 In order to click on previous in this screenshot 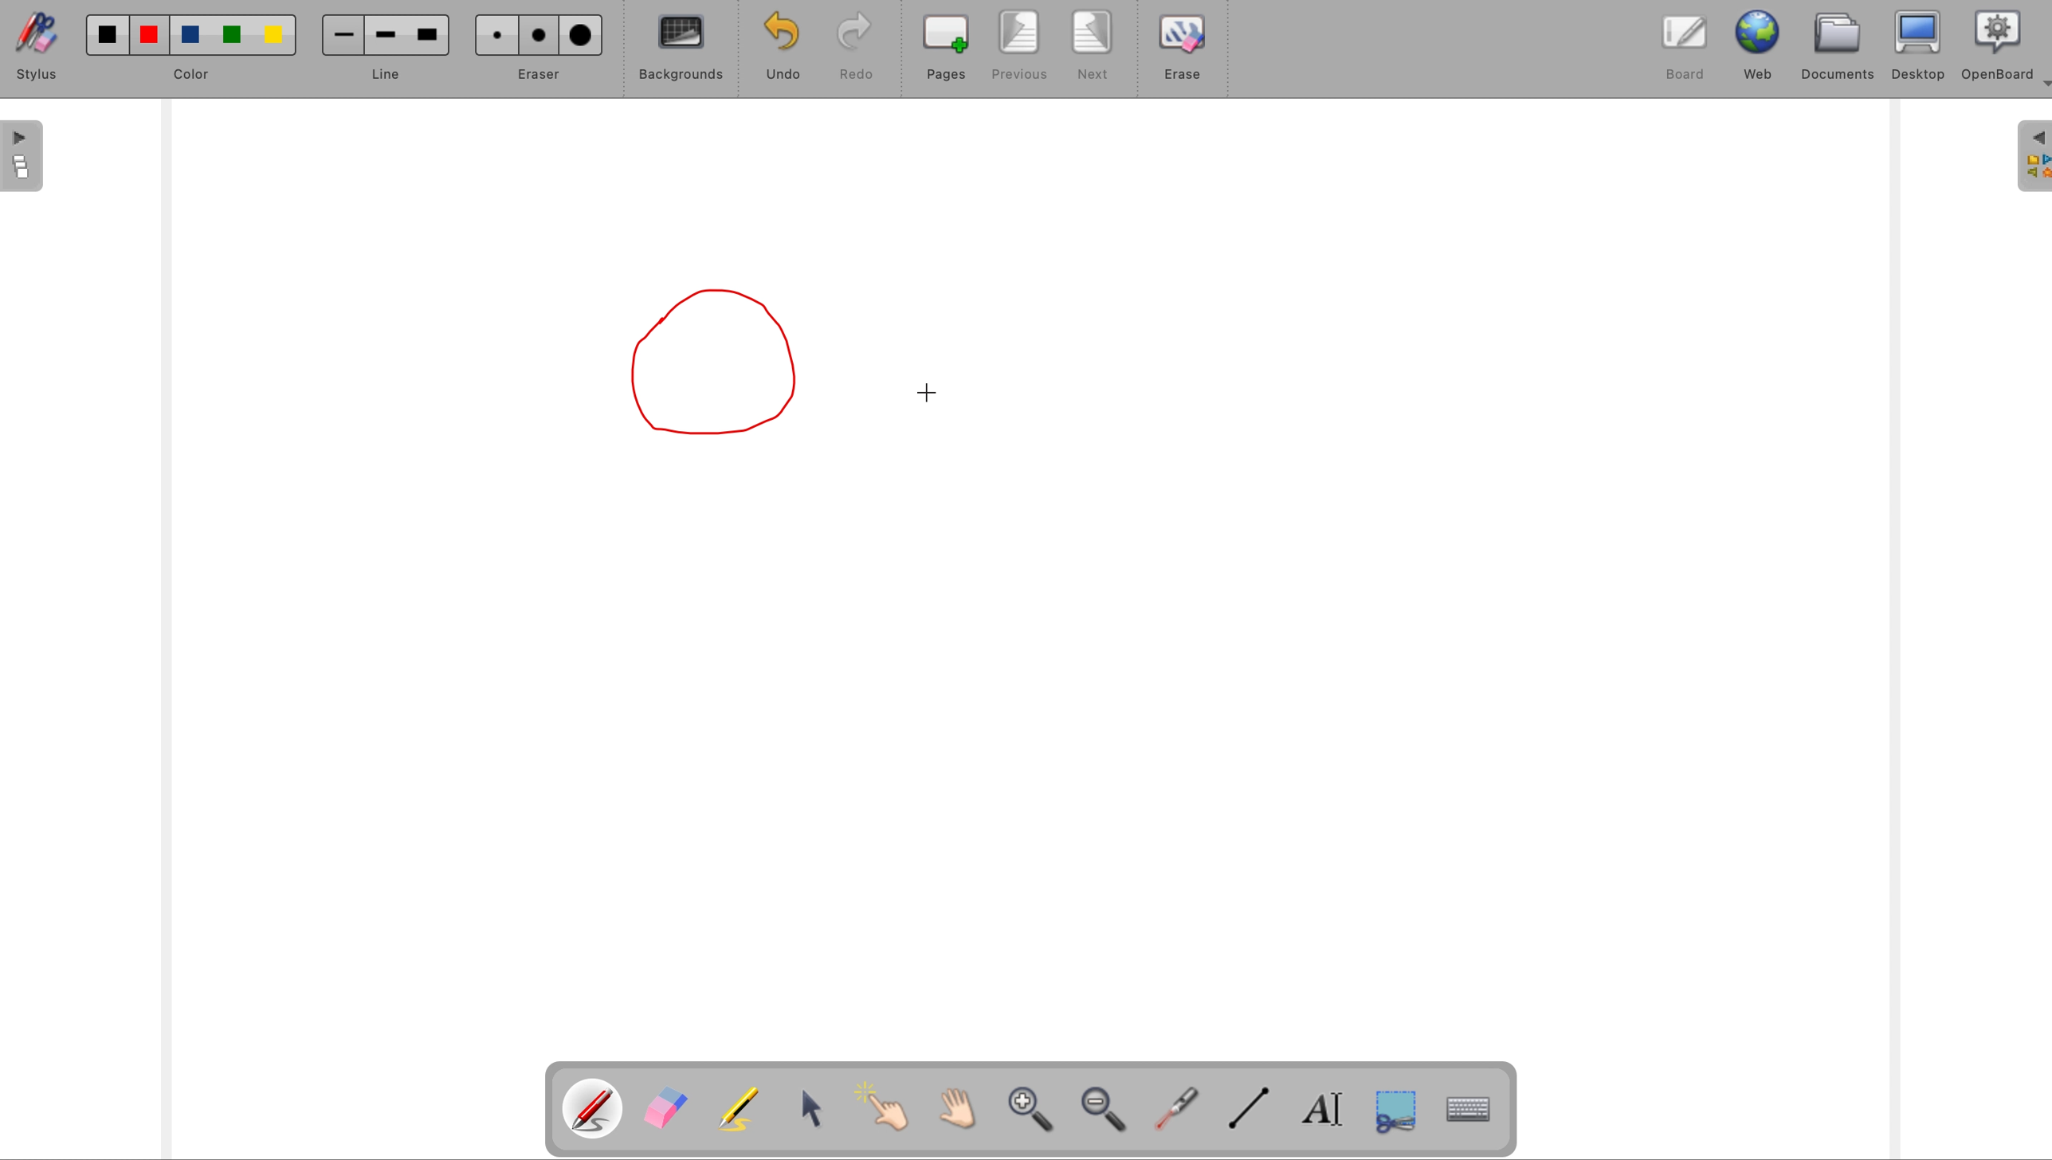, I will do `click(1022, 45)`.